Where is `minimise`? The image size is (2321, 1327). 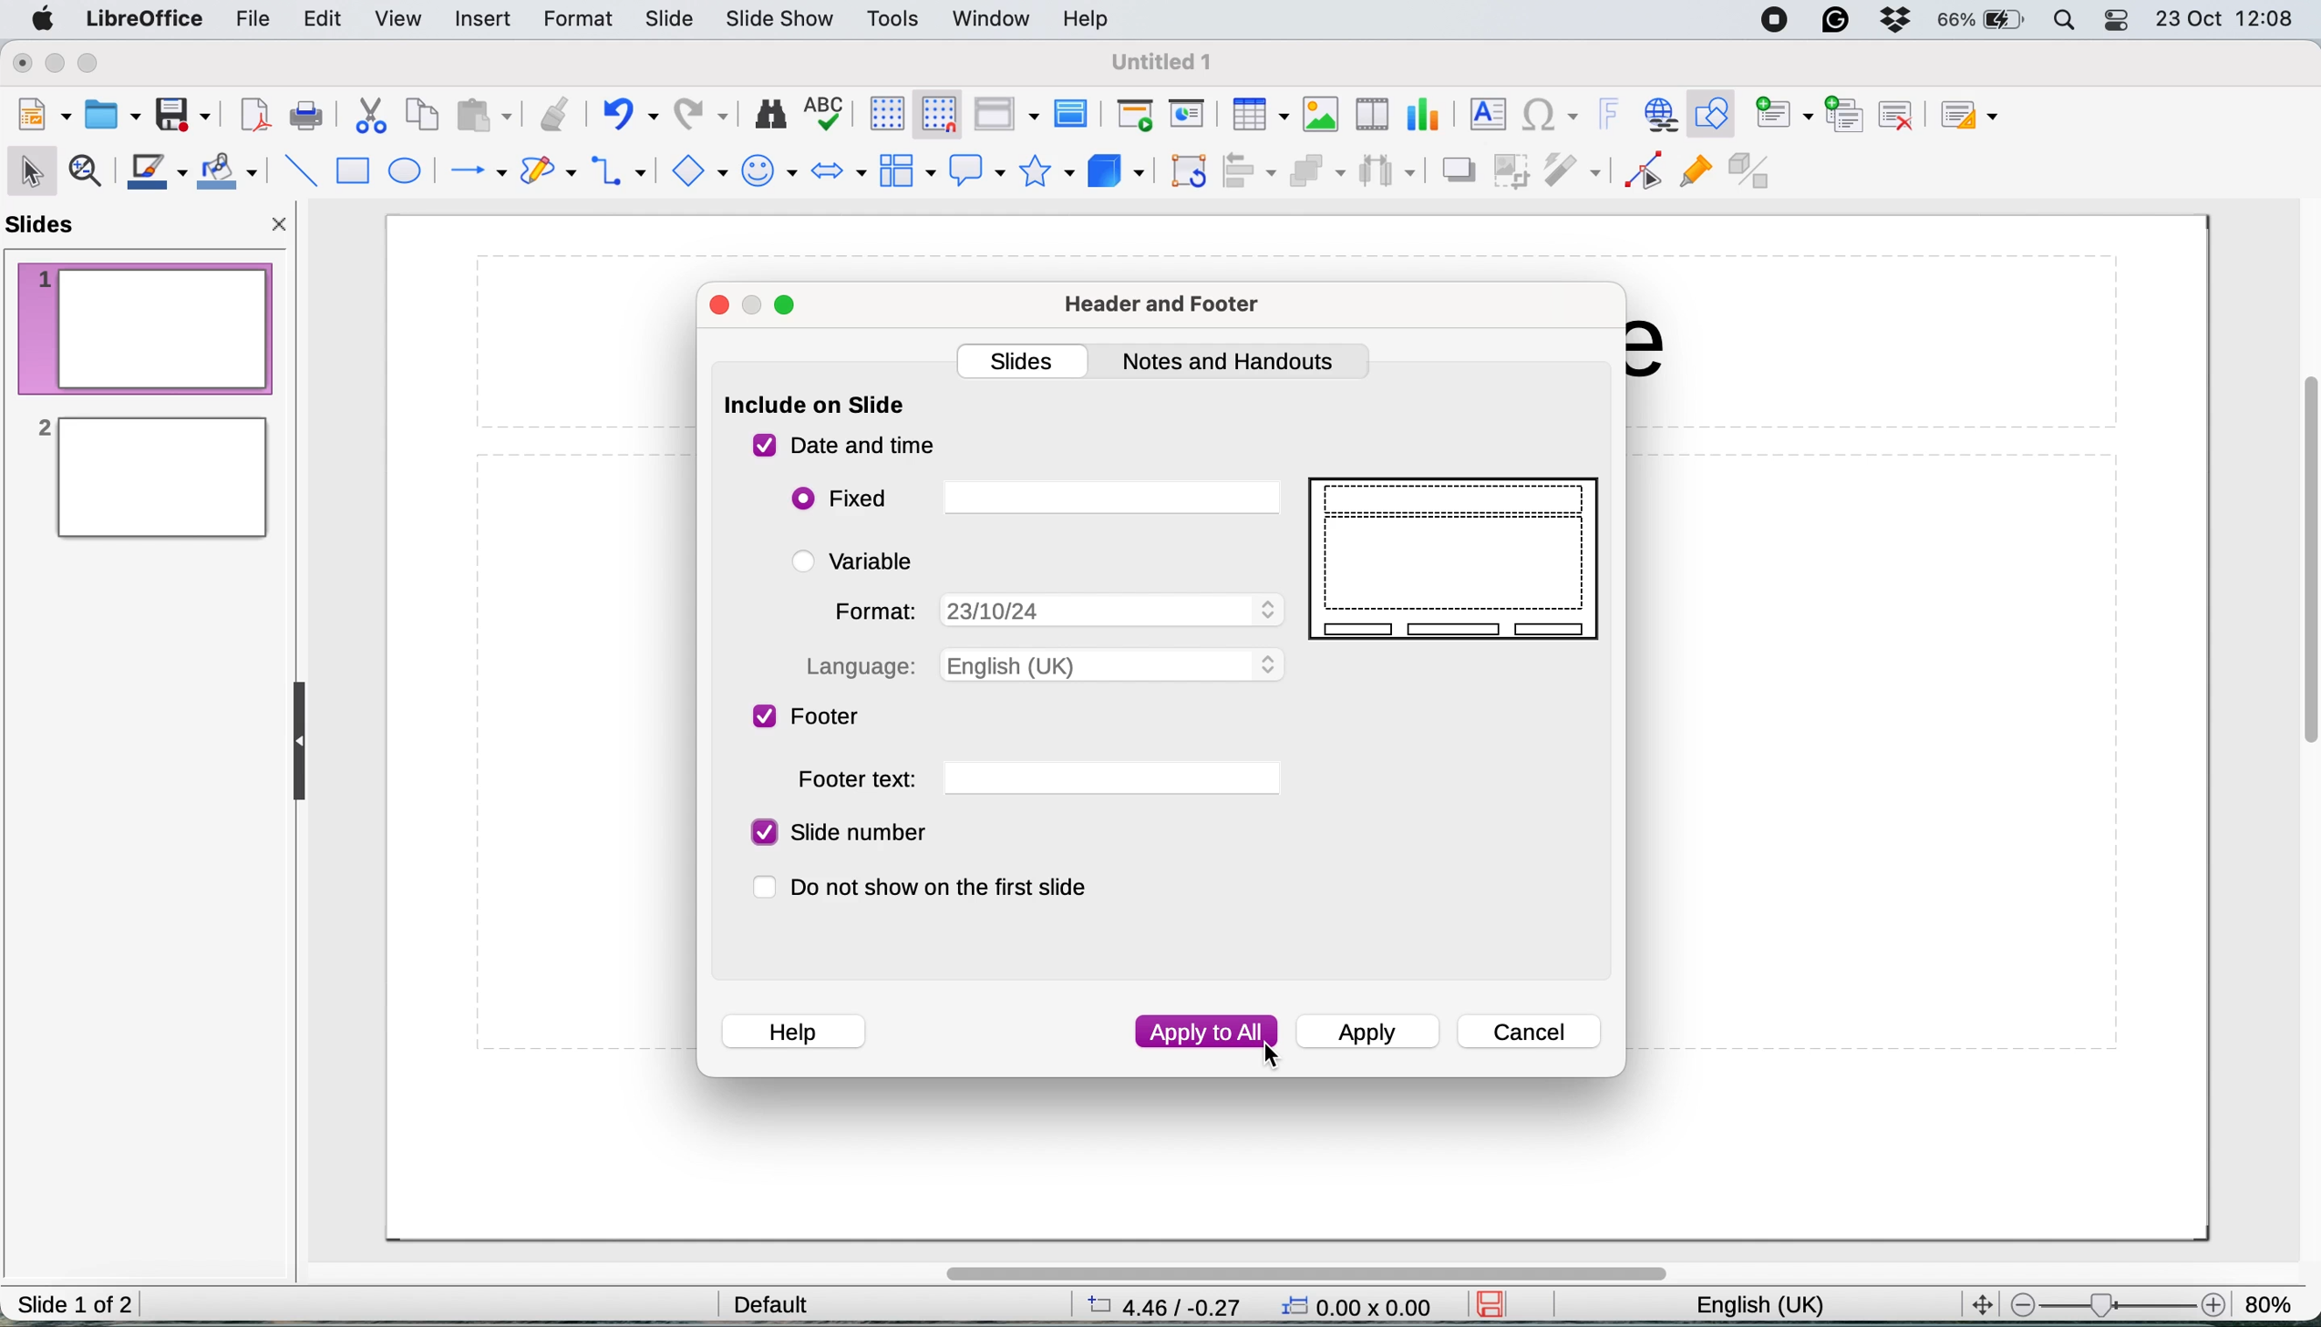
minimise is located at coordinates (57, 65).